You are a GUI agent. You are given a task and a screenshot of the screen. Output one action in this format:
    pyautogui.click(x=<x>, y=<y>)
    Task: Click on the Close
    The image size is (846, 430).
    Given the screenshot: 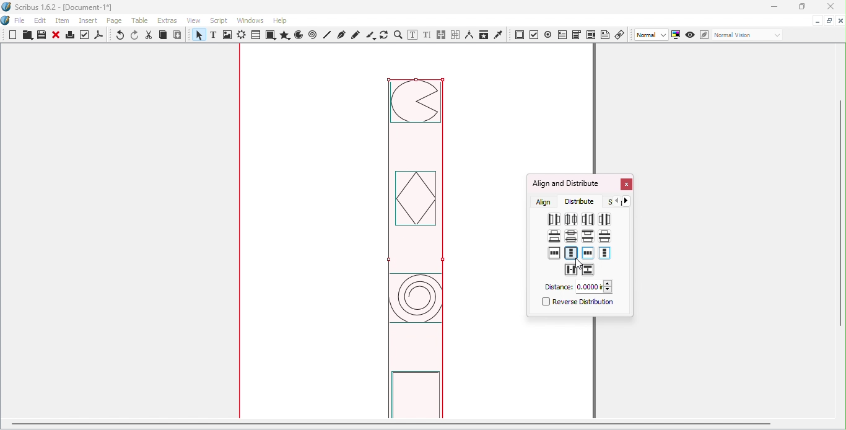 What is the action you would take?
    pyautogui.click(x=56, y=36)
    